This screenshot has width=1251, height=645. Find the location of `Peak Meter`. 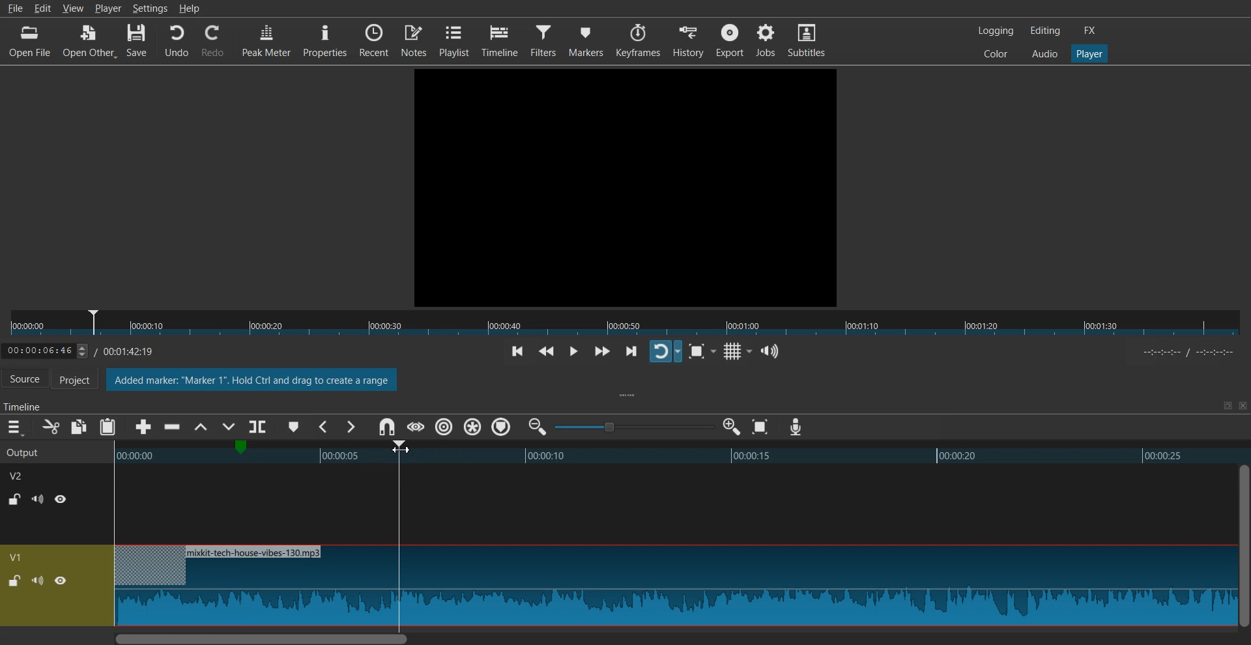

Peak Meter is located at coordinates (266, 39).